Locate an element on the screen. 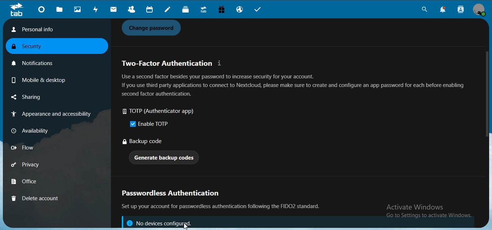 This screenshot has height=230, width=492. dashboard is located at coordinates (43, 10).